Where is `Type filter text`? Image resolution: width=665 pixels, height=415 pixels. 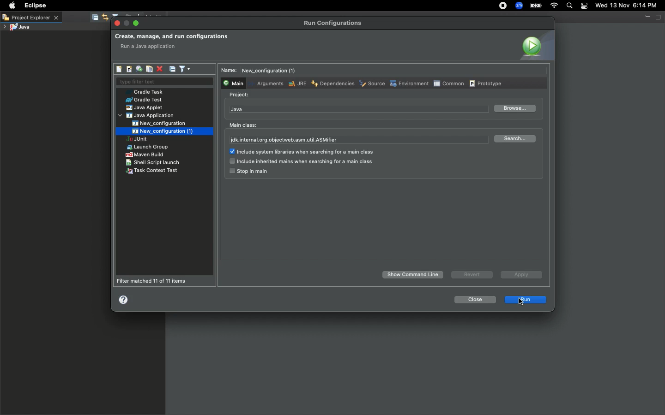
Type filter text is located at coordinates (164, 82).